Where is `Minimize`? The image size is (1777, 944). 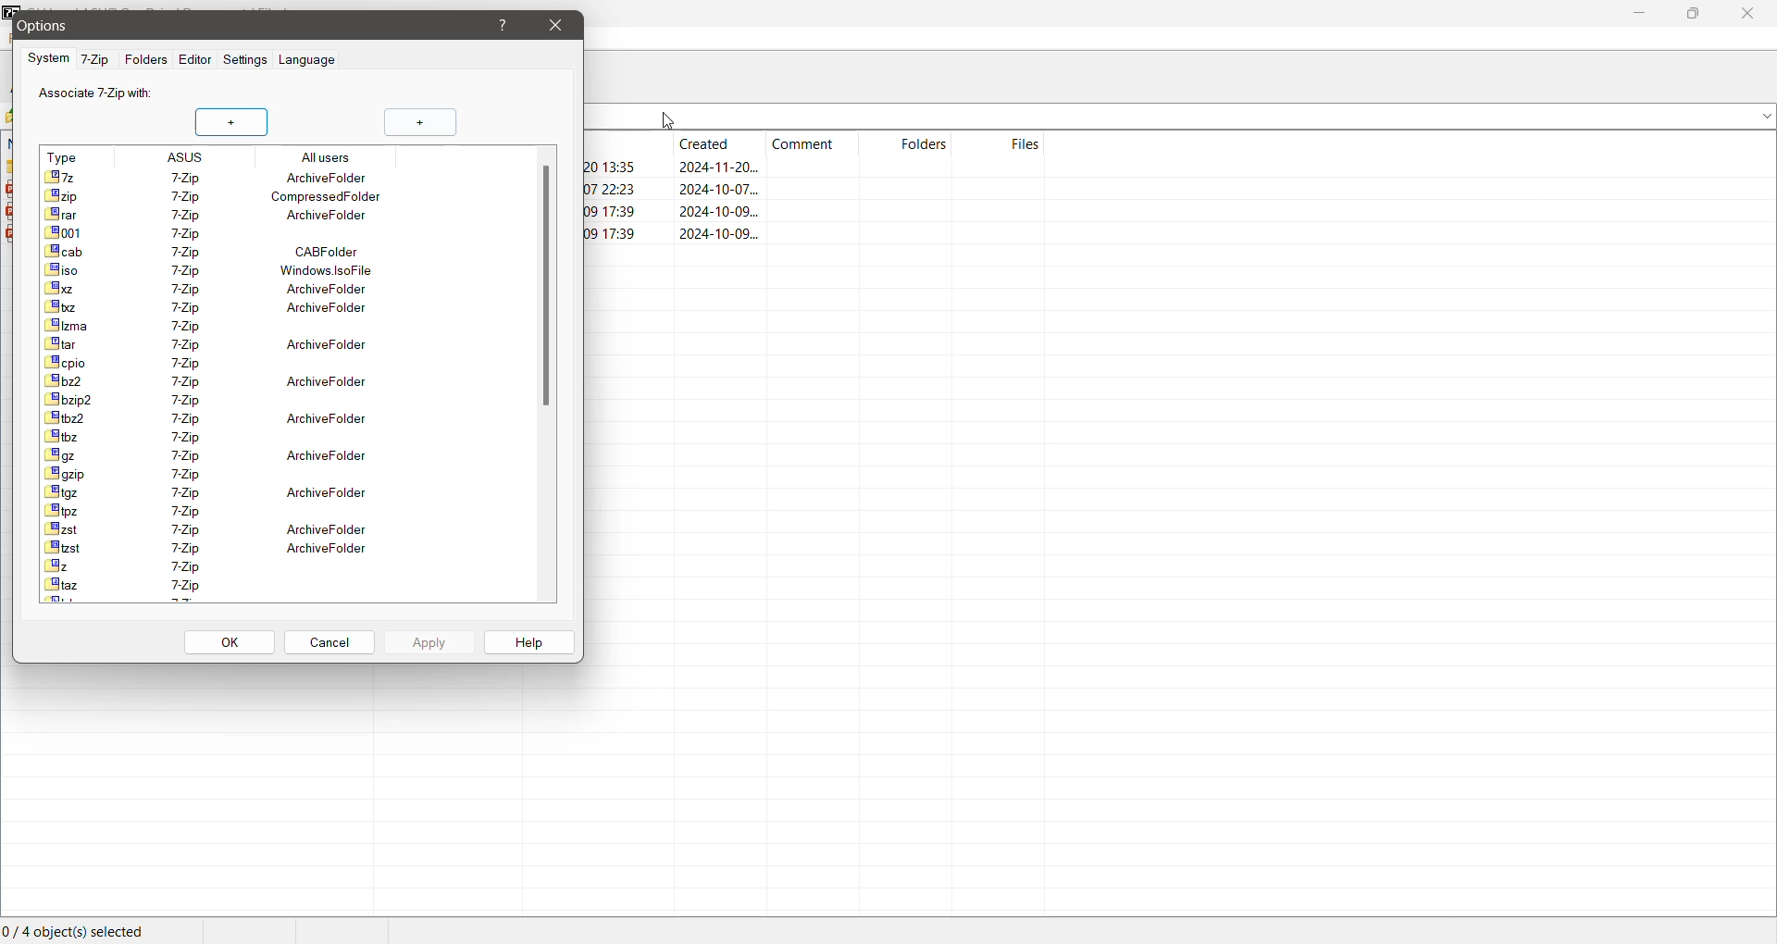 Minimize is located at coordinates (1638, 14).